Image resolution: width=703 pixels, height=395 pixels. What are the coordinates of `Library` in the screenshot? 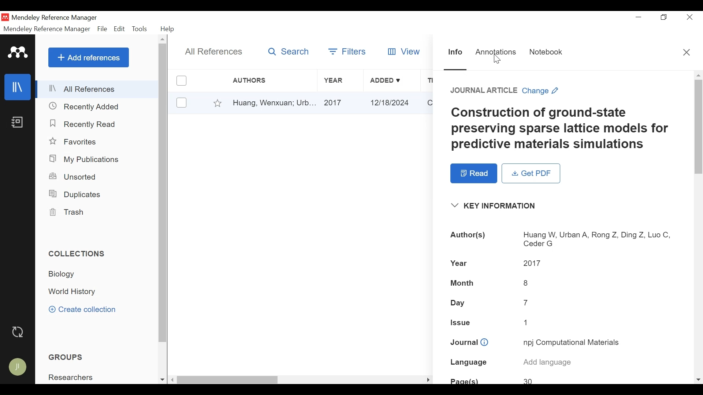 It's located at (17, 87).